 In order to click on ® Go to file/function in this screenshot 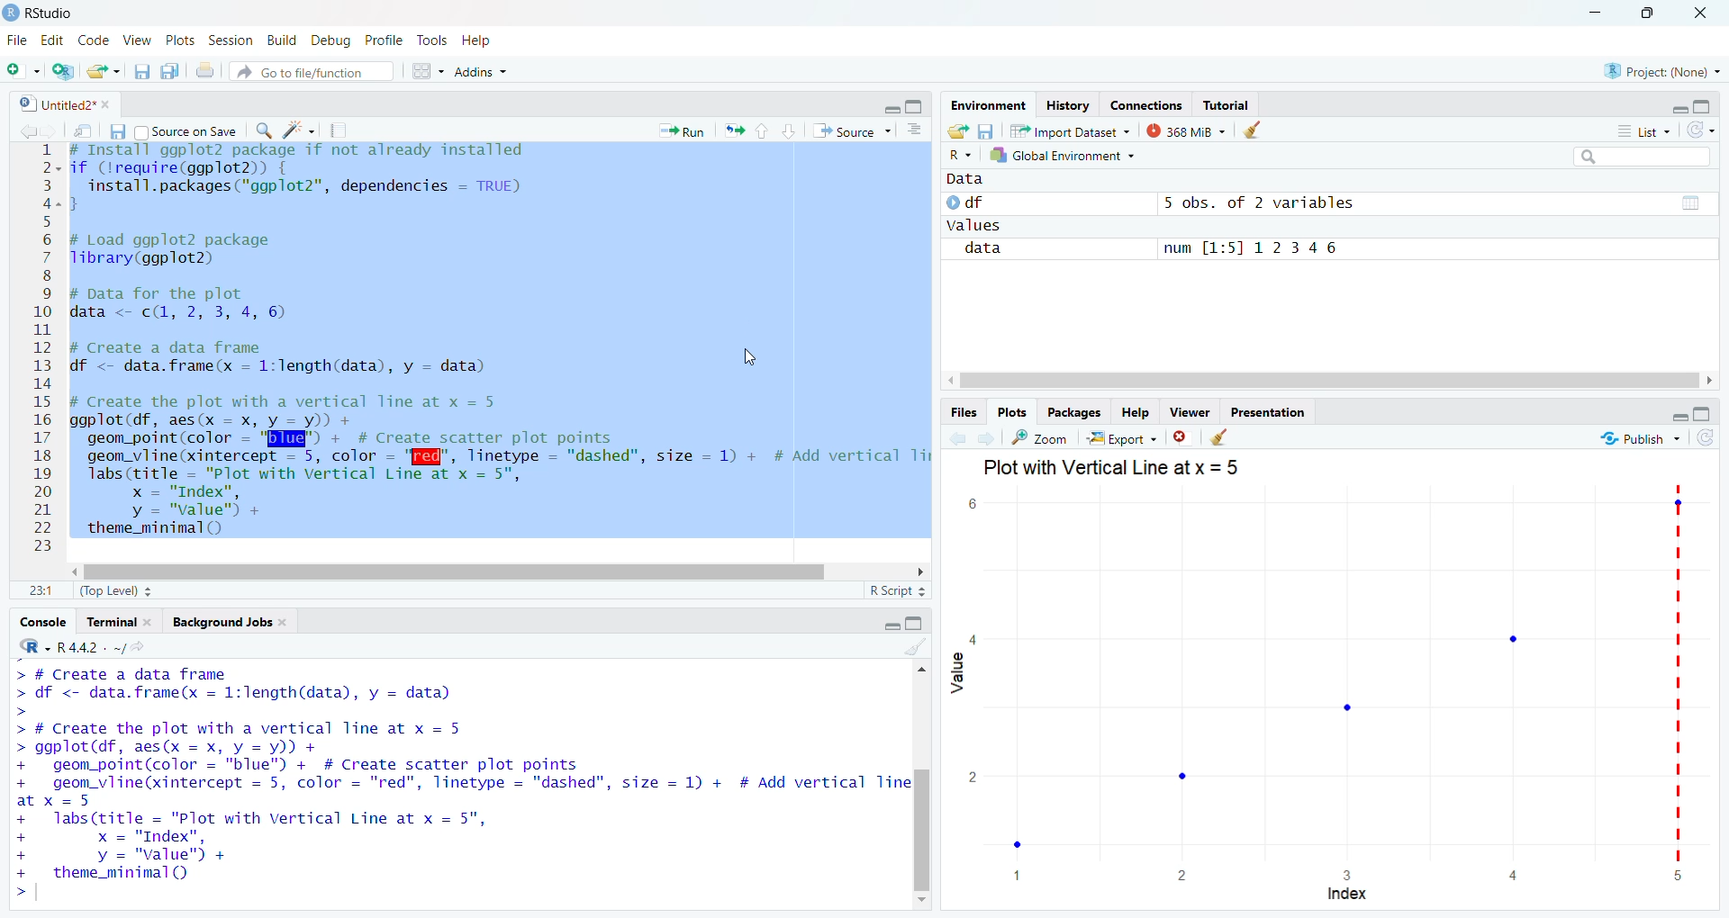, I will do `click(299, 73)`.